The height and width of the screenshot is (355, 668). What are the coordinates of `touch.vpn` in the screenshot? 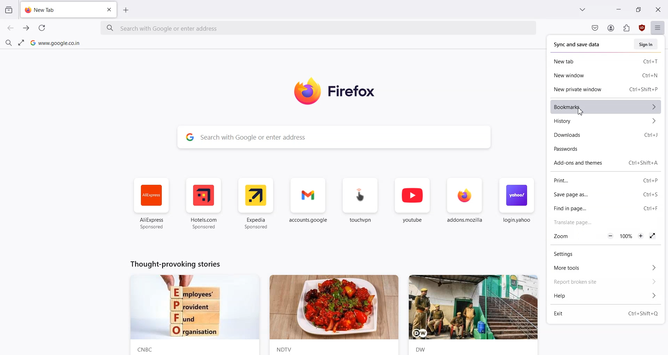 It's located at (360, 204).